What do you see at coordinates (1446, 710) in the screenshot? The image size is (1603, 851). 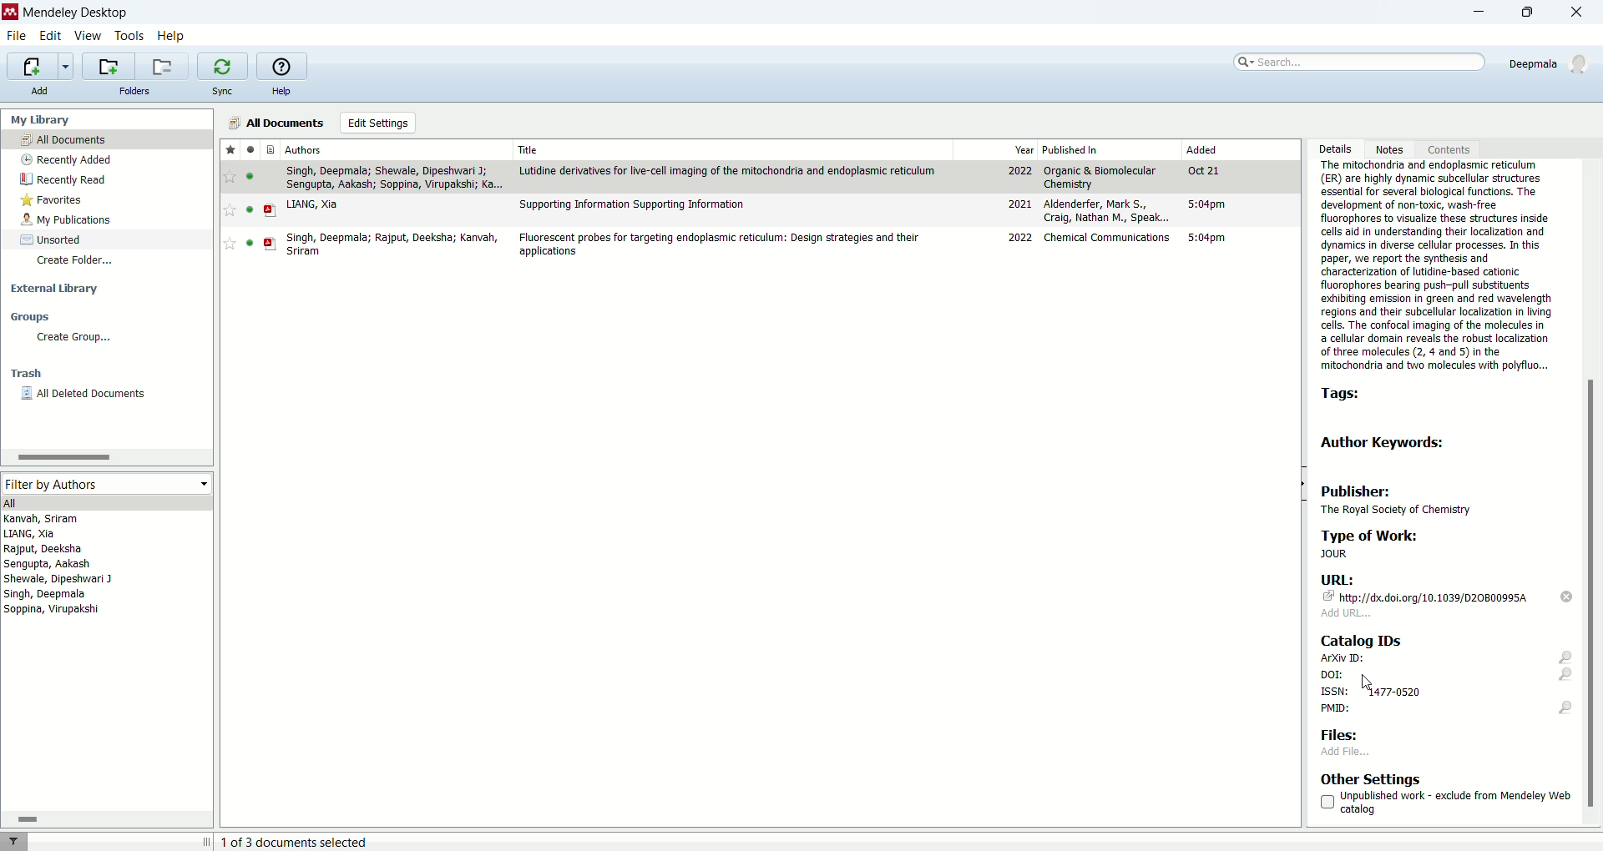 I see `PMID: ` at bounding box center [1446, 710].